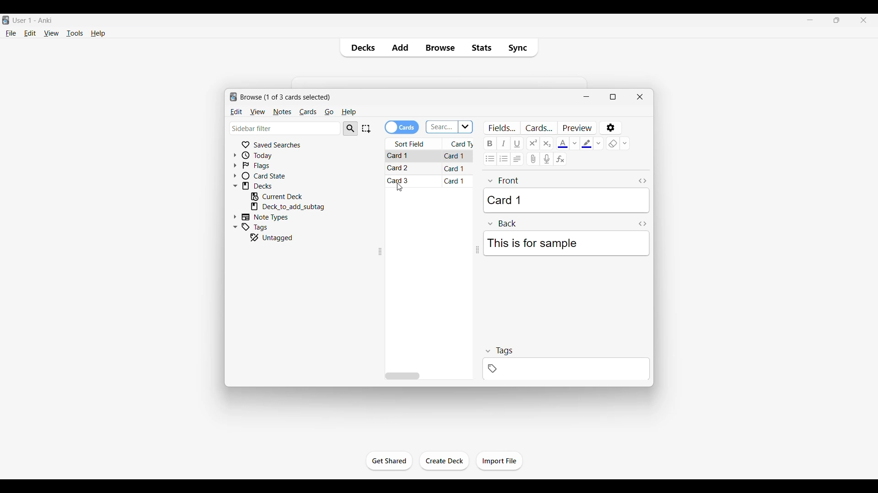 This screenshot has height=493, width=878. Describe the element at coordinates (6, 20) in the screenshot. I see `Software logo` at that location.